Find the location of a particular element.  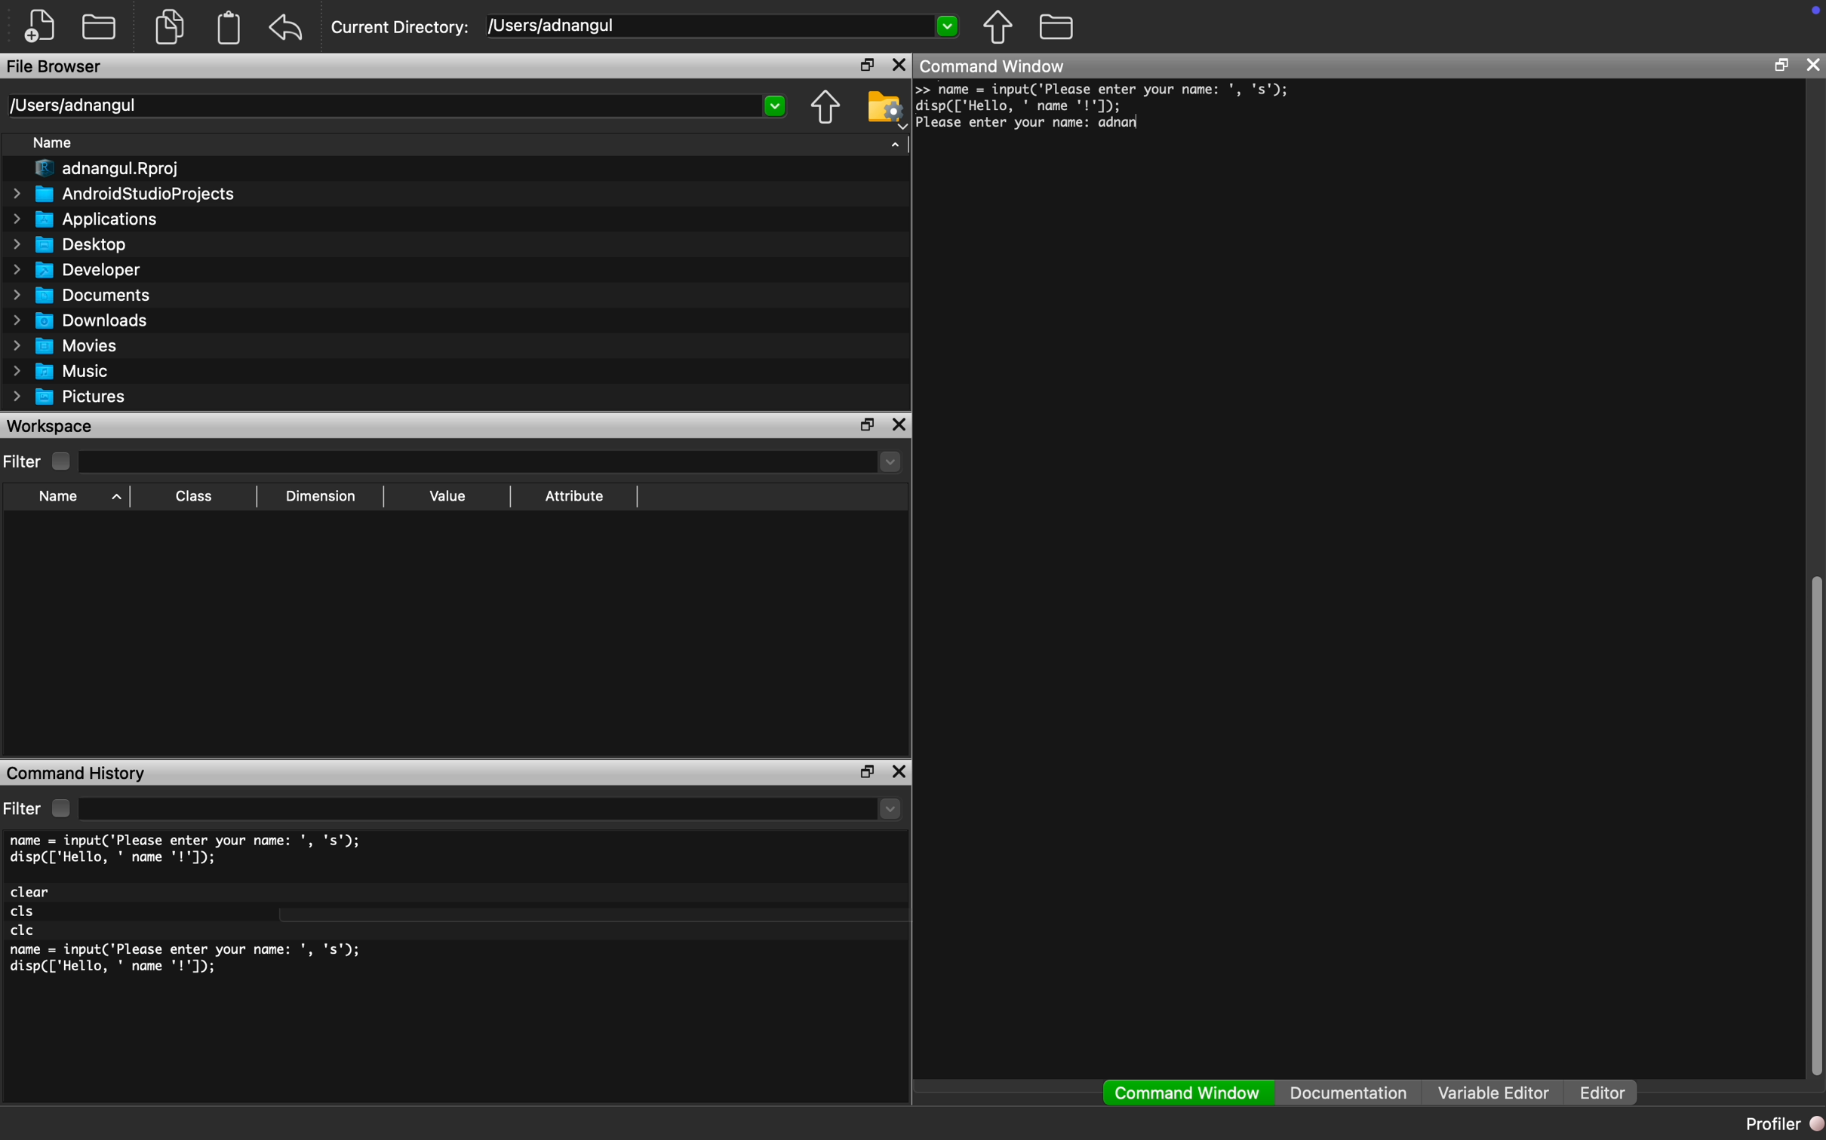

AndroidStudioProjects is located at coordinates (124, 193).